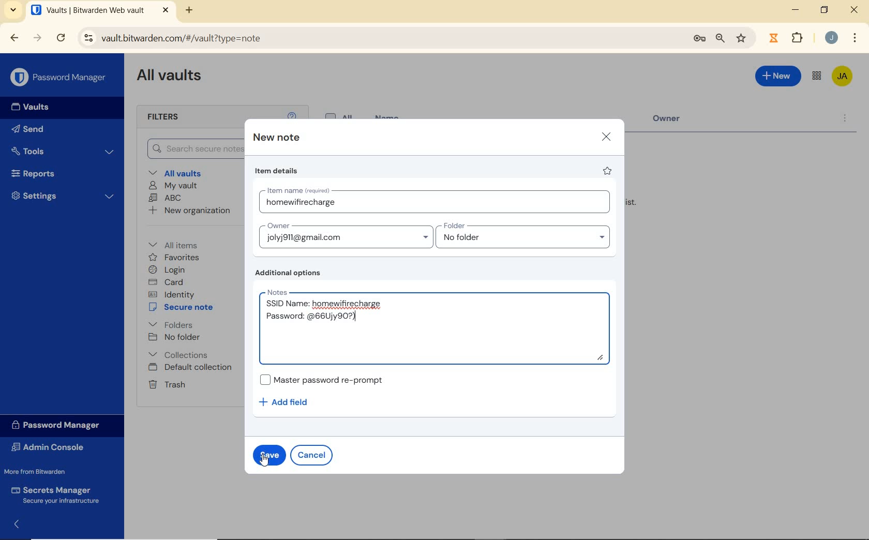 The width and height of the screenshot is (869, 540). Describe the element at coordinates (181, 244) in the screenshot. I see `All items` at that location.